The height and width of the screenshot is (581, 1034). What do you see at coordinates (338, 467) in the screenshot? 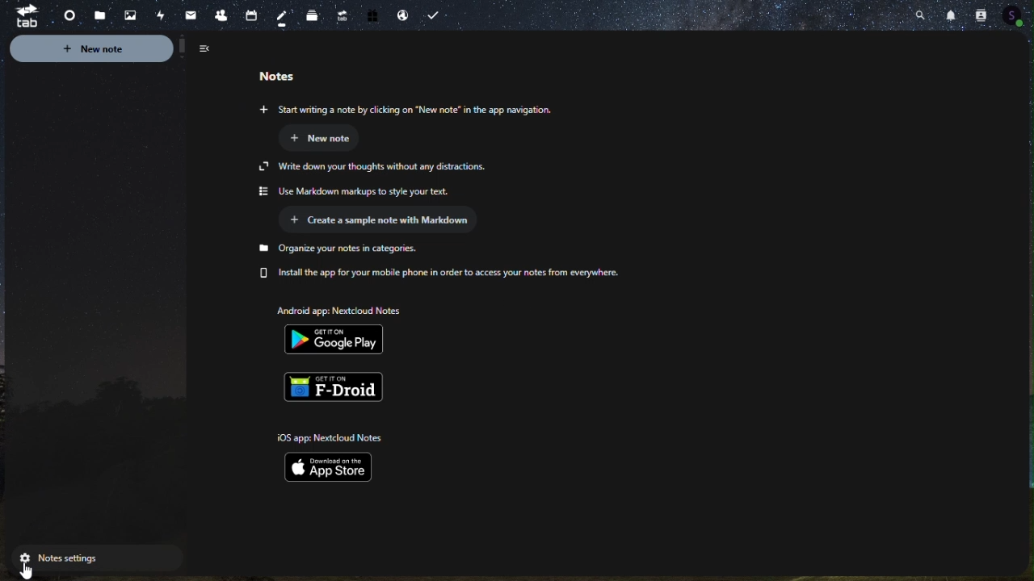
I see `ios App Store` at bounding box center [338, 467].